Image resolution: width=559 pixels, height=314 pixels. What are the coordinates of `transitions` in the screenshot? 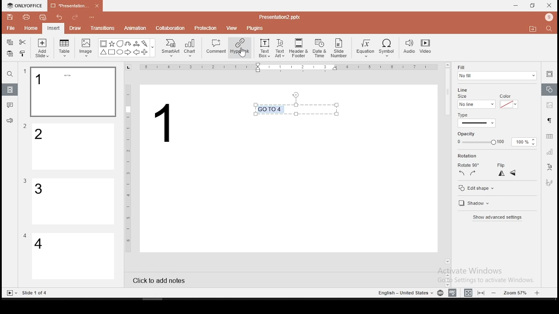 It's located at (102, 28).